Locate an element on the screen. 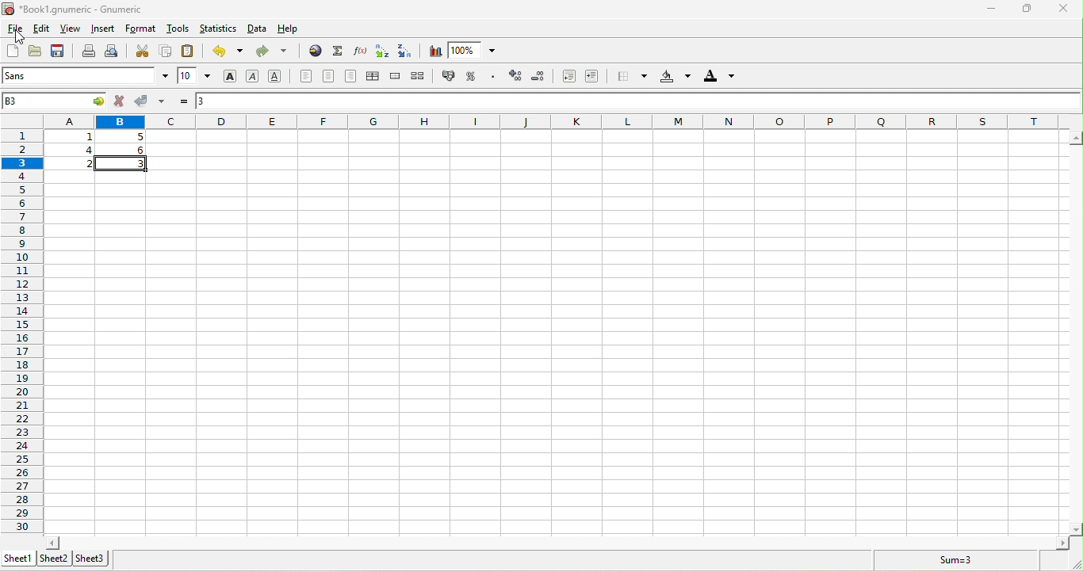  cut is located at coordinates (143, 52).